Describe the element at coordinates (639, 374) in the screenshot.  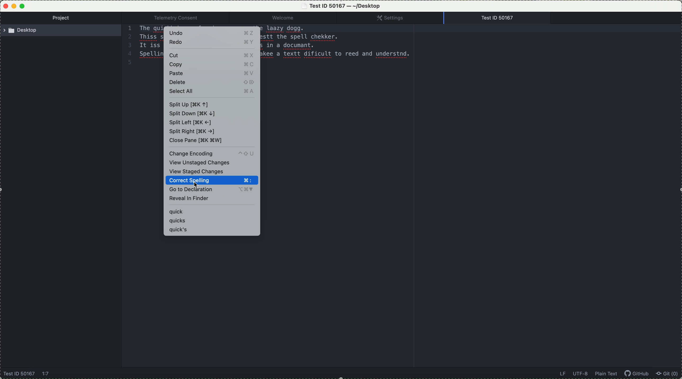
I see `GitHub` at that location.